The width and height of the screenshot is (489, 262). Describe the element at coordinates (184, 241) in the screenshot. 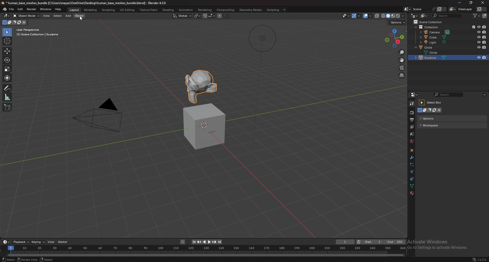

I see `auto keying` at that location.